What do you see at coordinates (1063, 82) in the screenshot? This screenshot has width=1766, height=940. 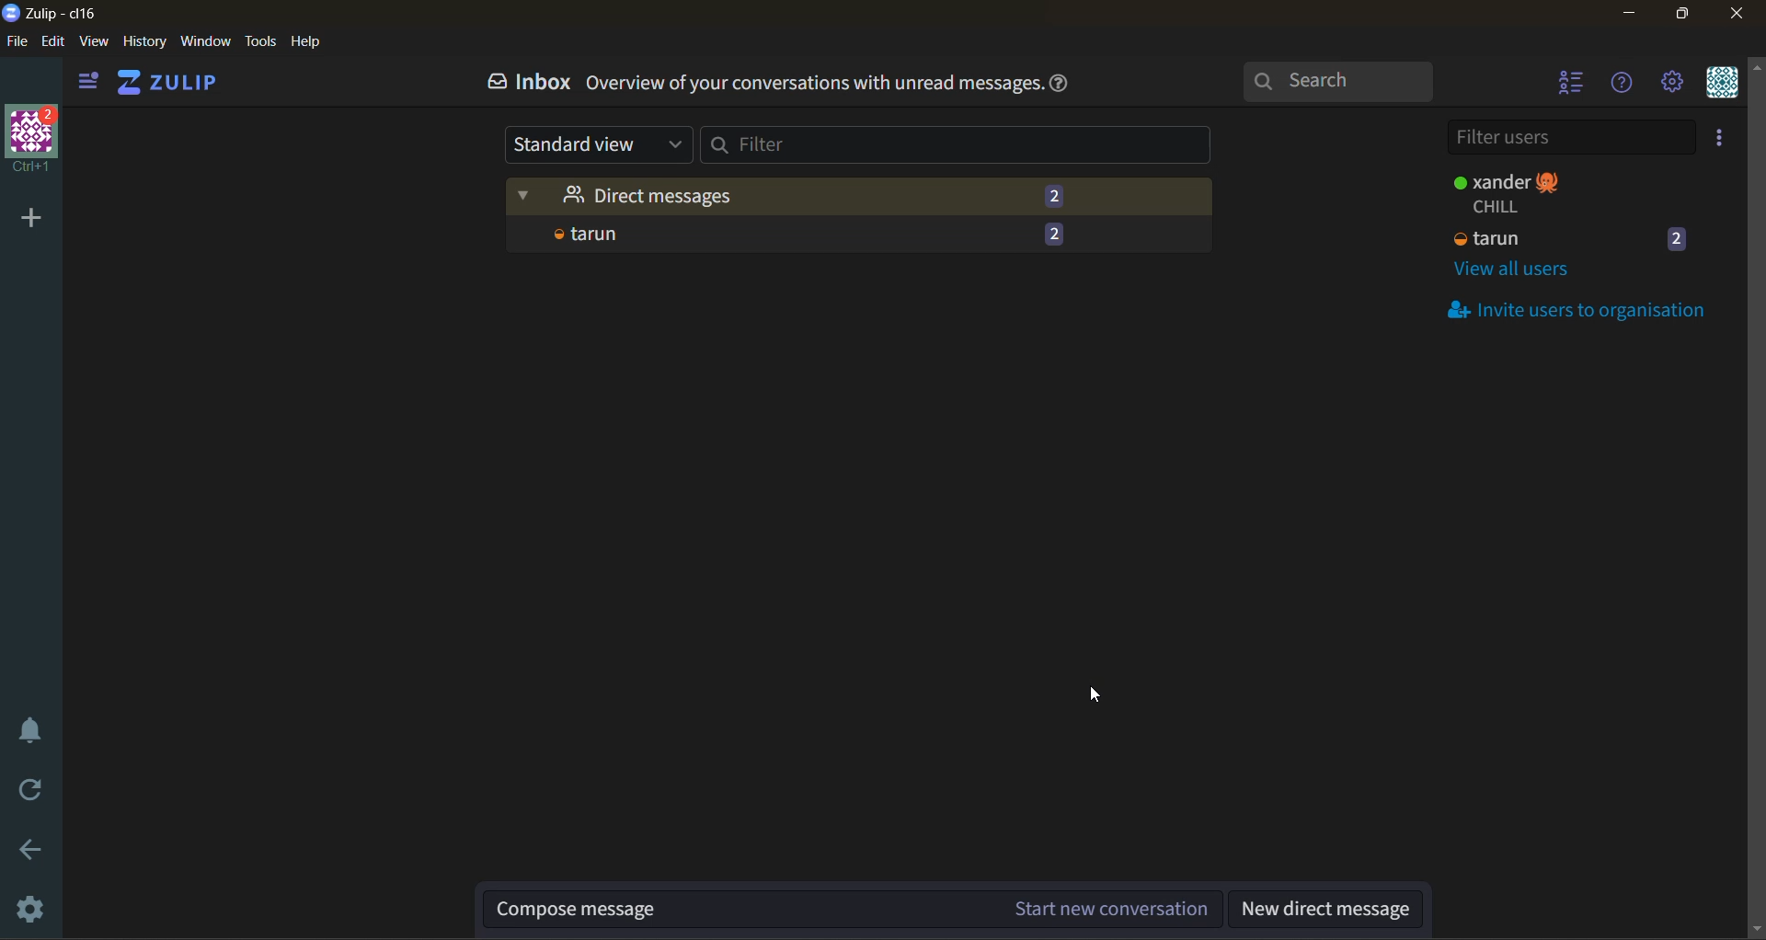 I see `help` at bounding box center [1063, 82].